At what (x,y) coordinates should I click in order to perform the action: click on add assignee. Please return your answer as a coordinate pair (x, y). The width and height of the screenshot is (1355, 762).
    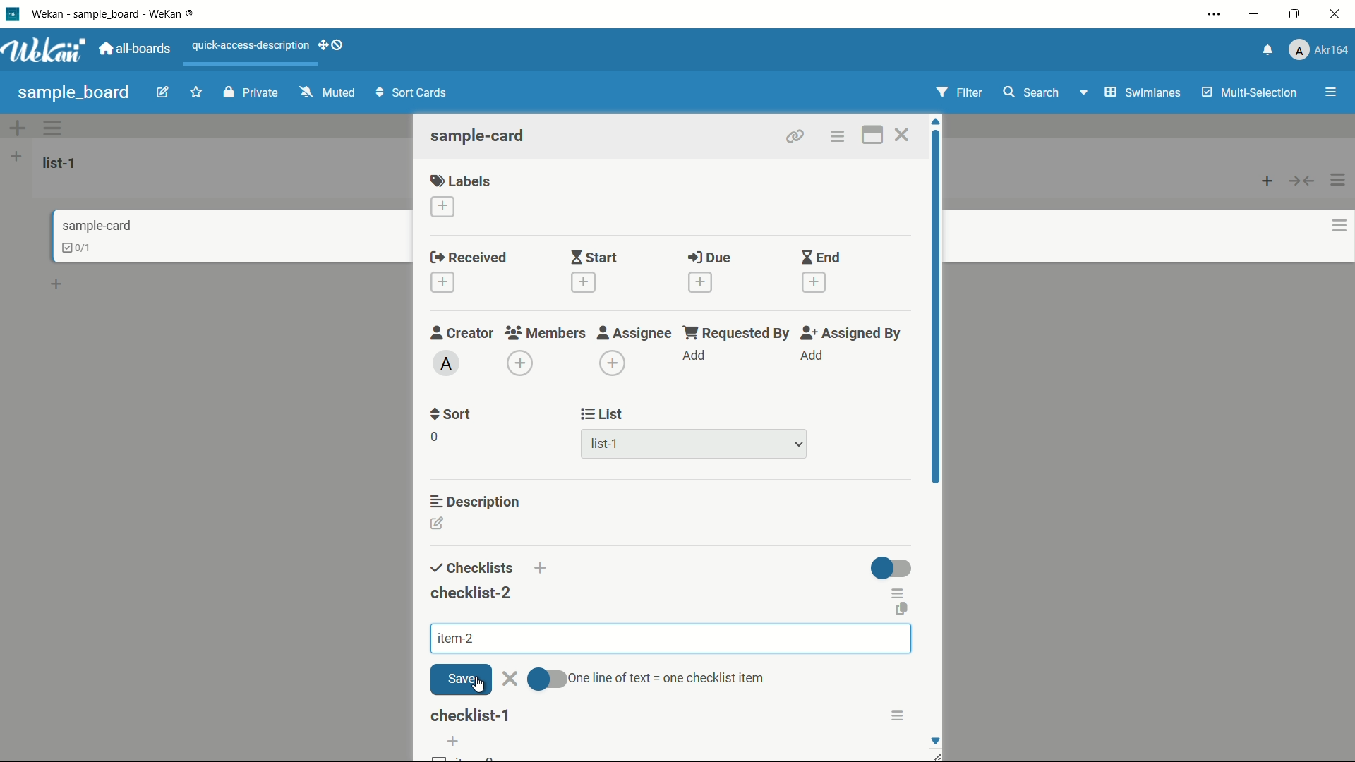
    Looking at the image, I should click on (613, 363).